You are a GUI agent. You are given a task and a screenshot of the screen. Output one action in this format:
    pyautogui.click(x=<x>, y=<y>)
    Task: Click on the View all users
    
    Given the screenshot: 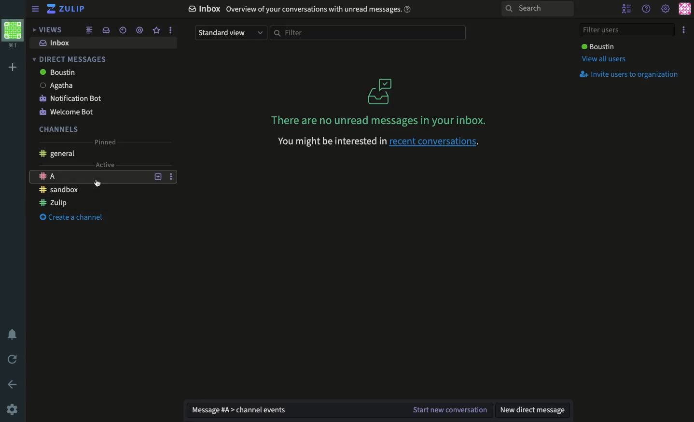 What is the action you would take?
    pyautogui.click(x=605, y=60)
    